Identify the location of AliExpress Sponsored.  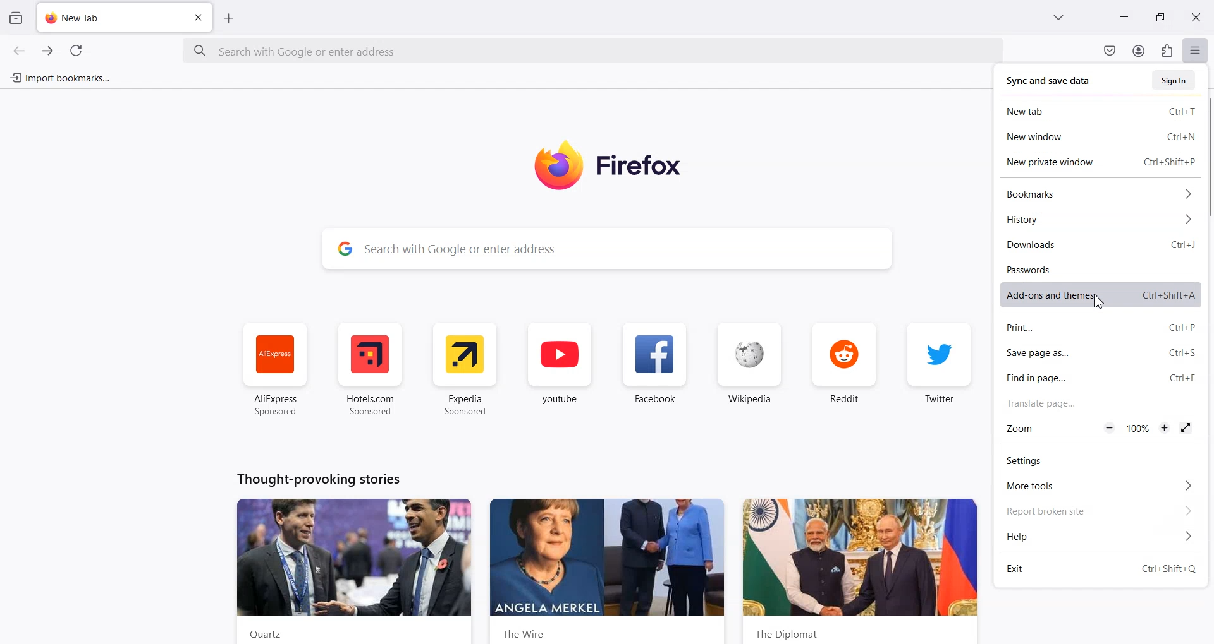
(274, 367).